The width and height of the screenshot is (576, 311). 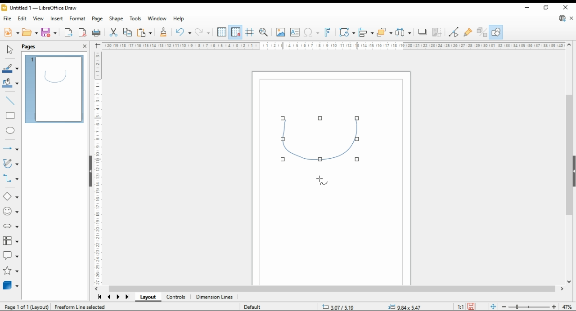 What do you see at coordinates (179, 18) in the screenshot?
I see `help` at bounding box center [179, 18].